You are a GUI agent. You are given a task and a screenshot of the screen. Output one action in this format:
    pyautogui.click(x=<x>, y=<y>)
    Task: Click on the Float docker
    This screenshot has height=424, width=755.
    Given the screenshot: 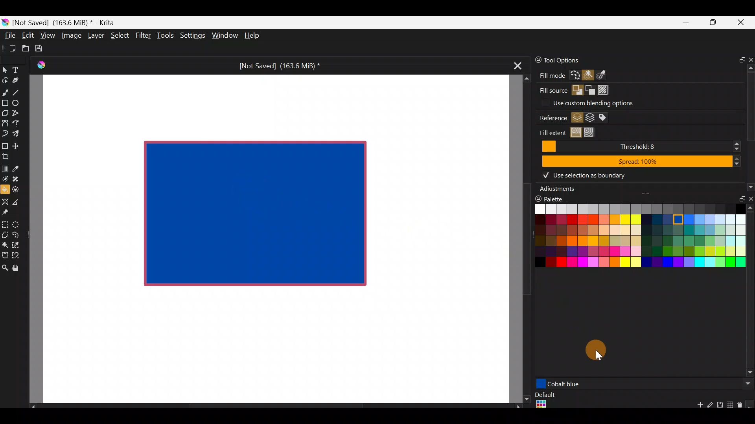 What is the action you would take?
    pyautogui.click(x=739, y=58)
    